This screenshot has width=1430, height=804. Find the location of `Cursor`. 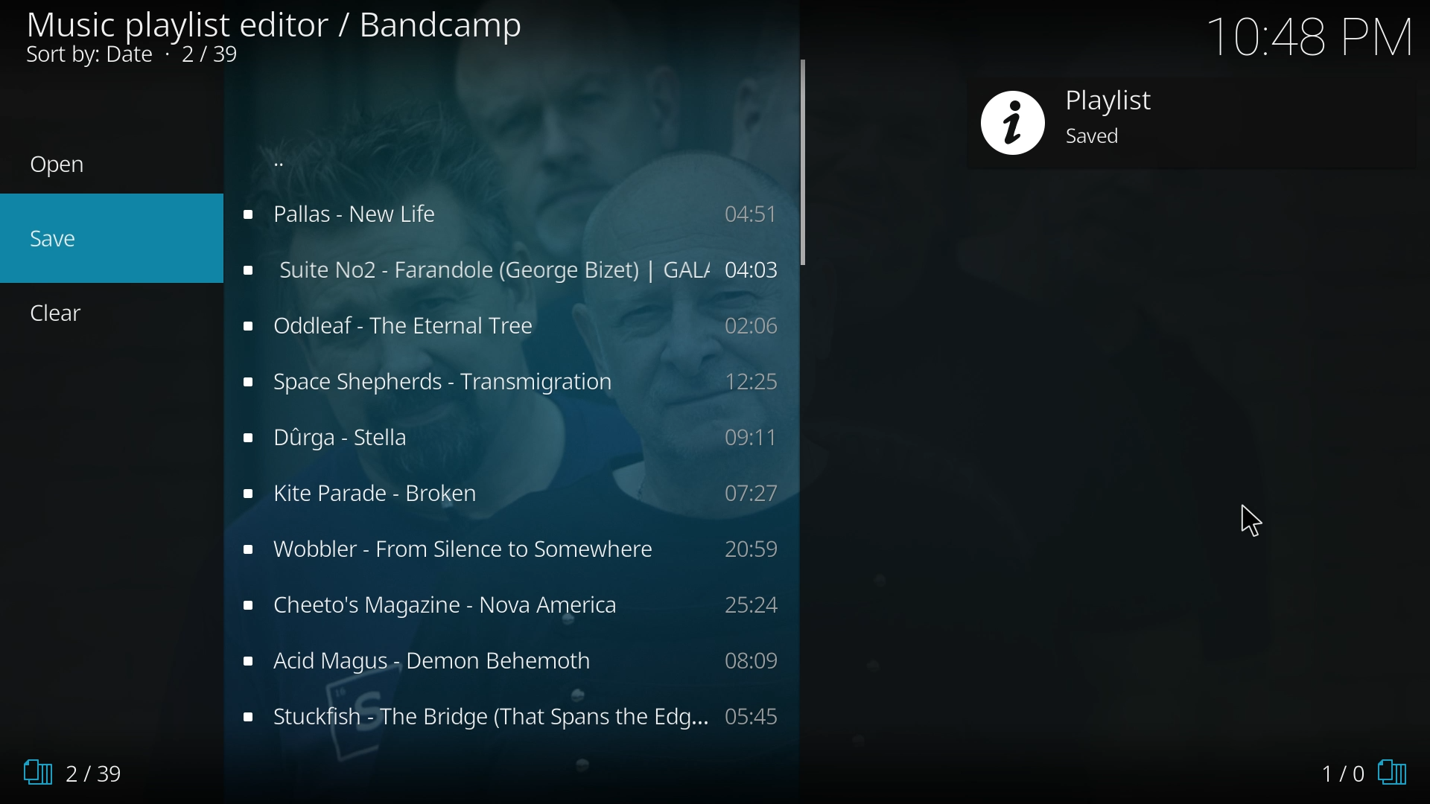

Cursor is located at coordinates (1259, 524).